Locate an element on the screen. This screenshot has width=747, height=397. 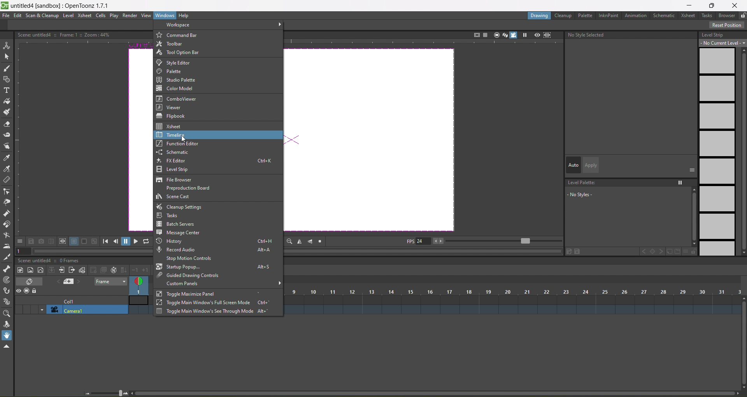
frame is located at coordinates (111, 281).